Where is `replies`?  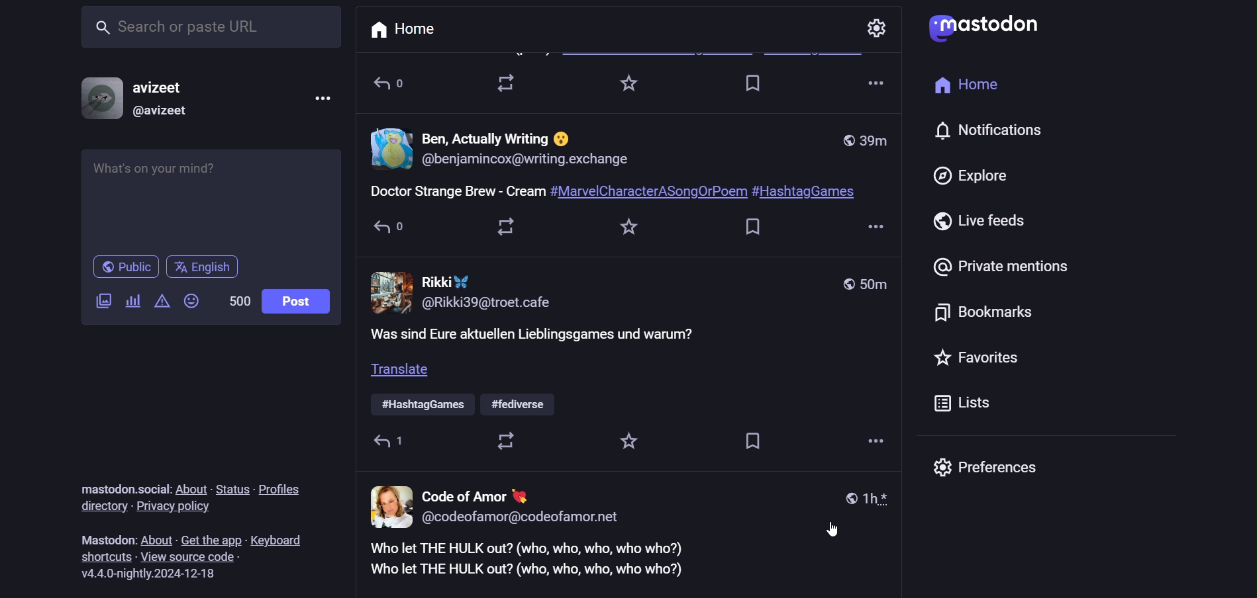
replies is located at coordinates (395, 89).